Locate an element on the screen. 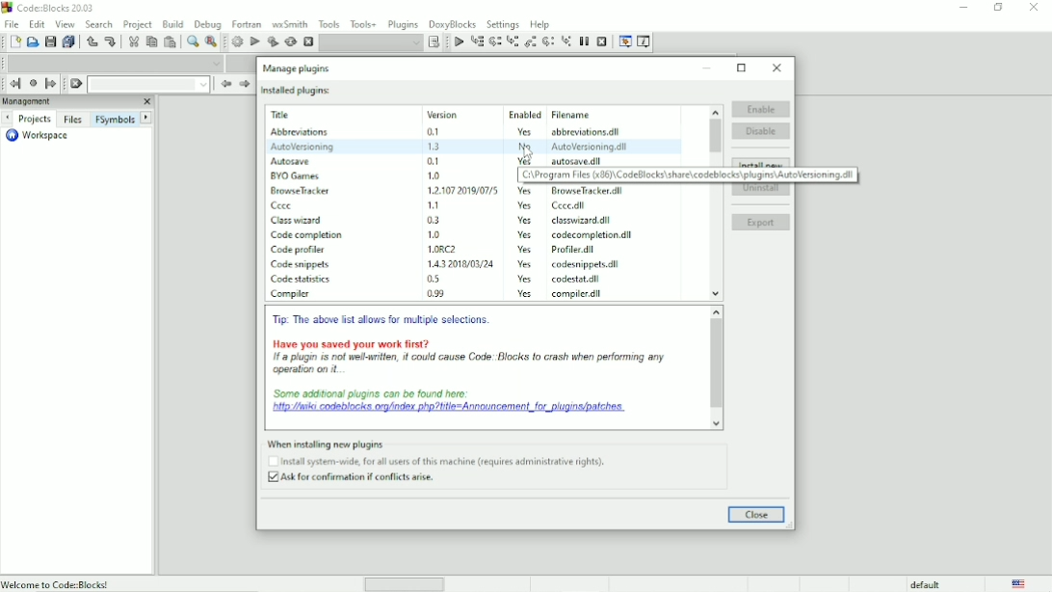 The image size is (1052, 592). file is located at coordinates (593, 132).